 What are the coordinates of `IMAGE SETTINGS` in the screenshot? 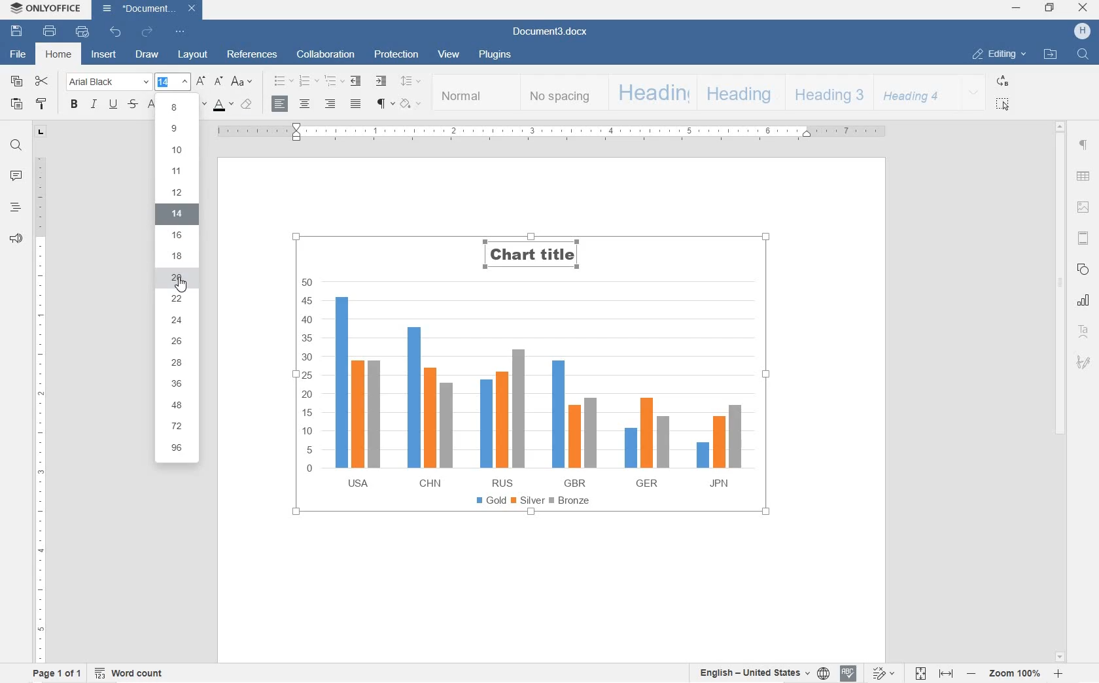 It's located at (1083, 206).